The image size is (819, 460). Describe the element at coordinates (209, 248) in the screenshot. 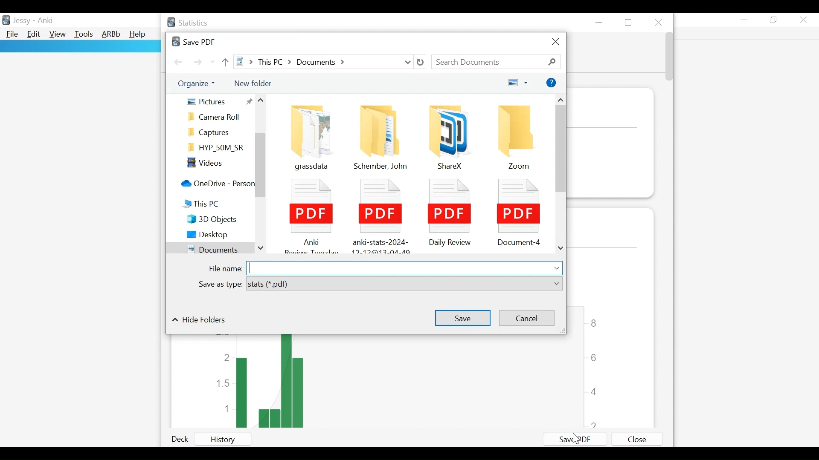

I see `Documents` at that location.